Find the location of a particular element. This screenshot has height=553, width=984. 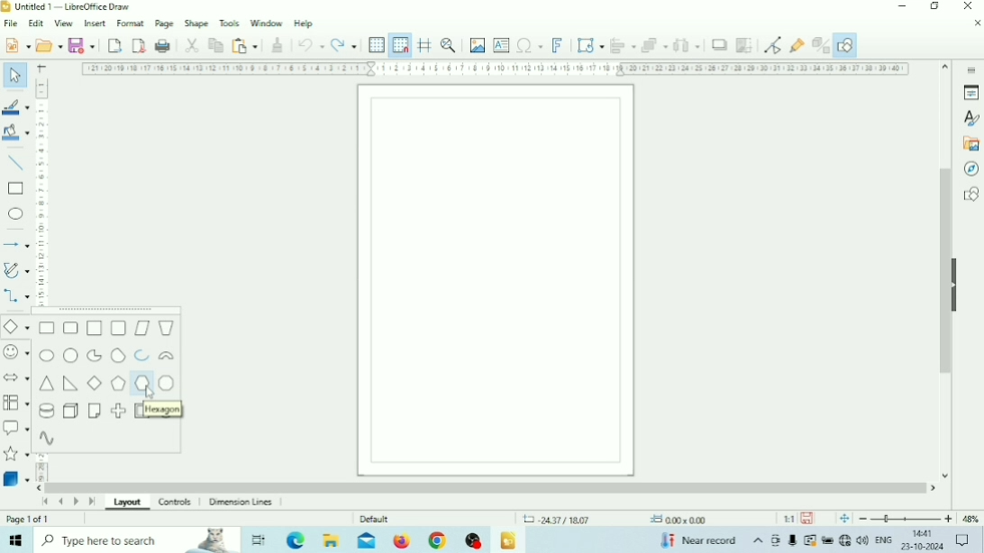

Parallelogram is located at coordinates (141, 328).